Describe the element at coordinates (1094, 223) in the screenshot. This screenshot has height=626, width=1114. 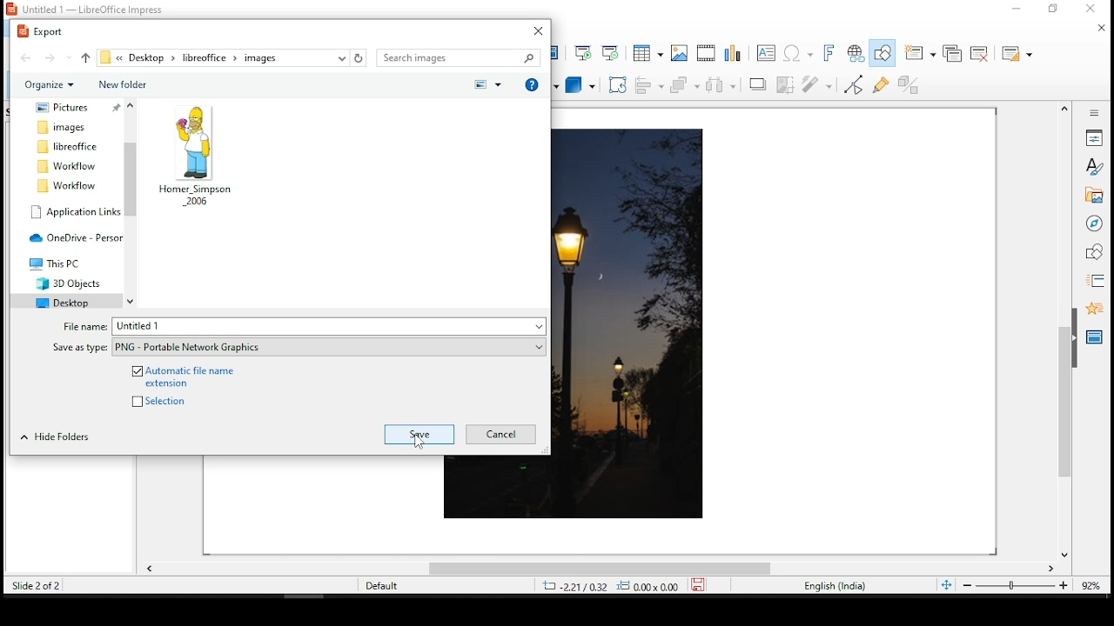
I see `navigator` at that location.